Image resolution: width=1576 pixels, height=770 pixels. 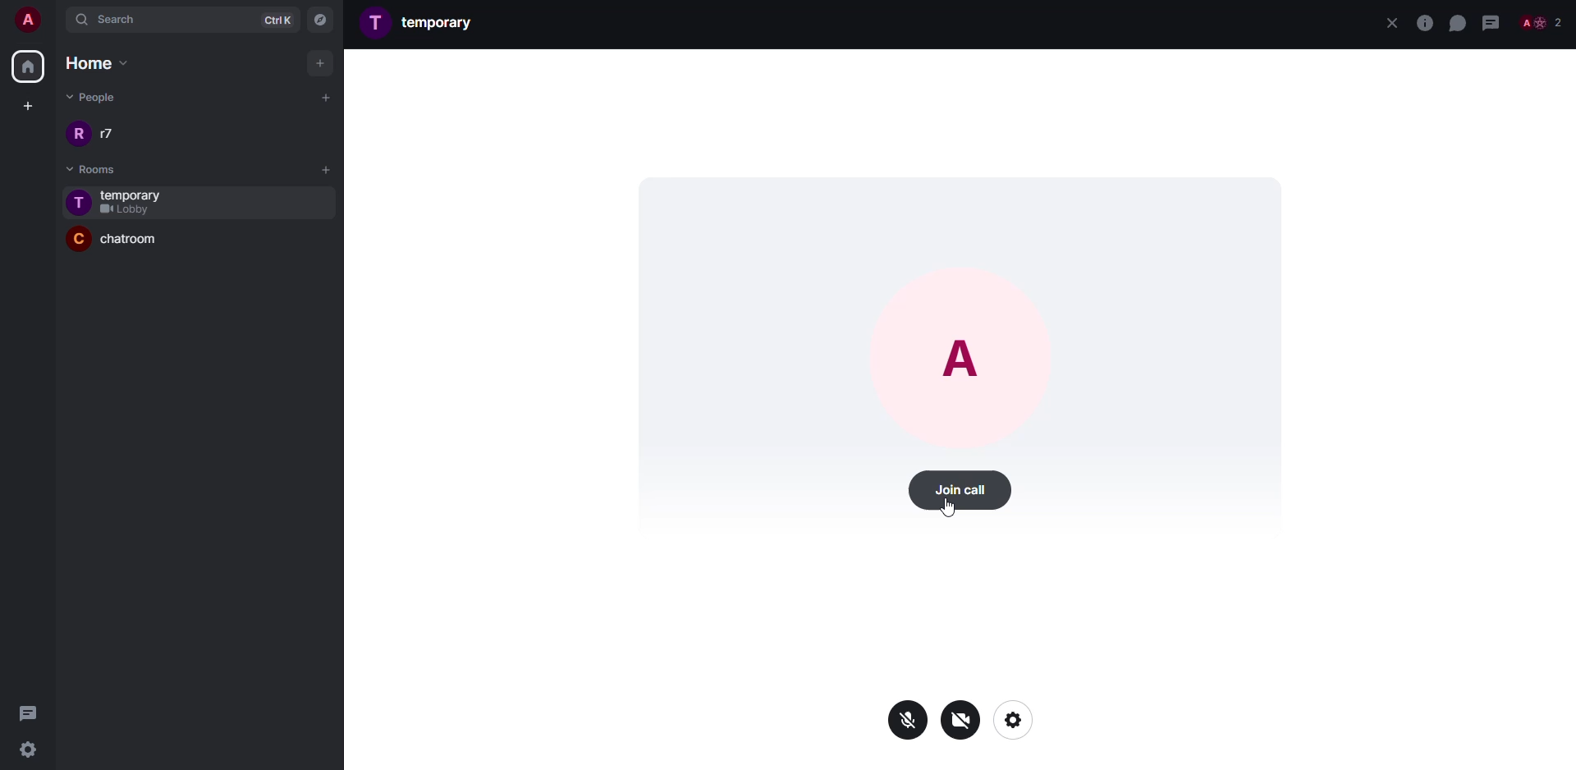 I want to click on threads, so click(x=1491, y=22).